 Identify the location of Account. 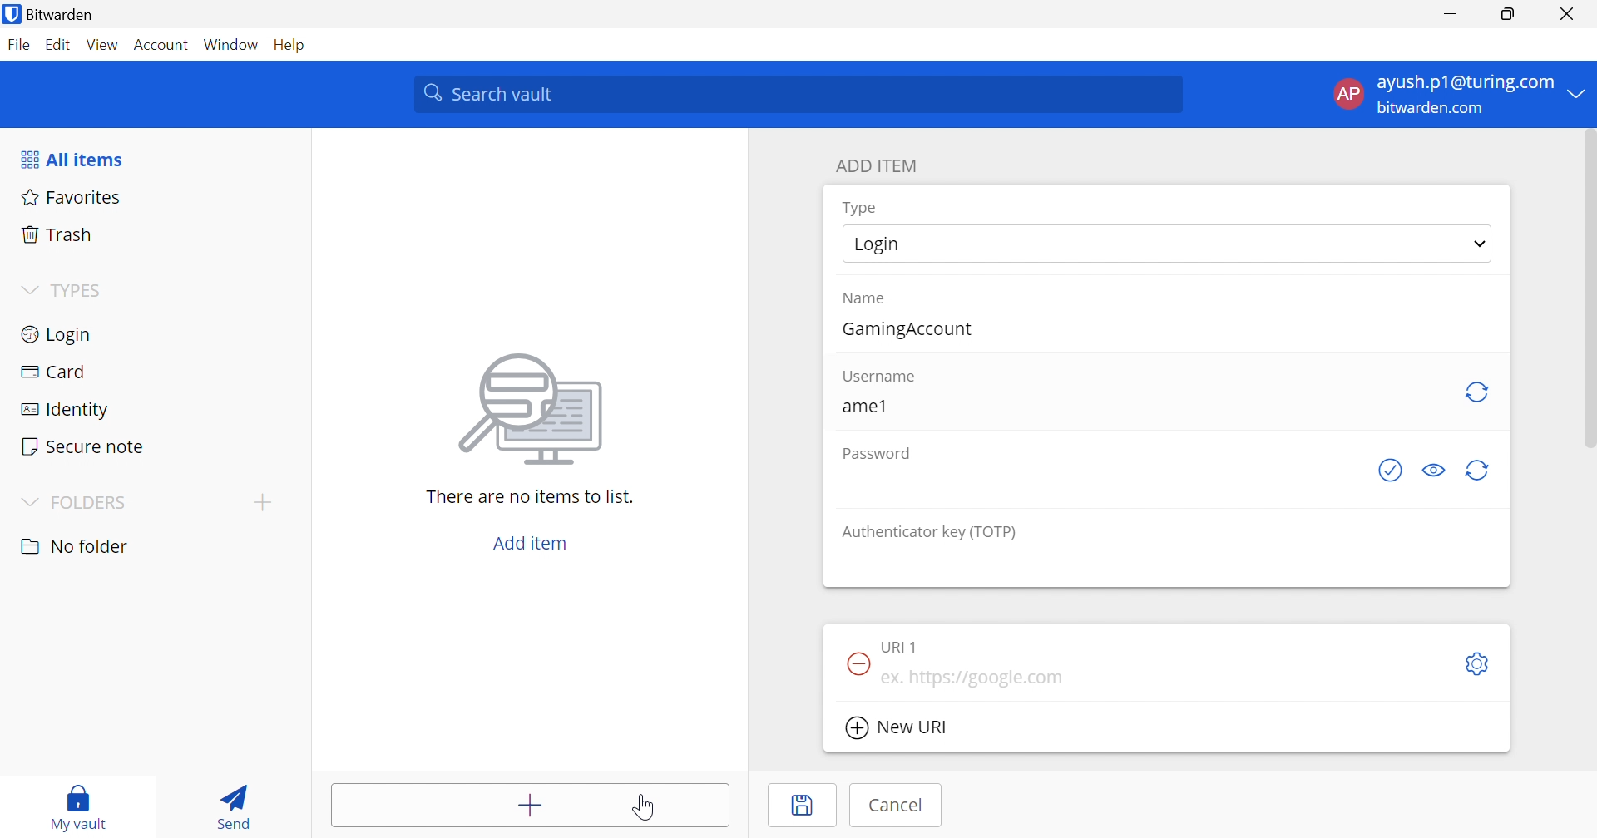
(162, 43).